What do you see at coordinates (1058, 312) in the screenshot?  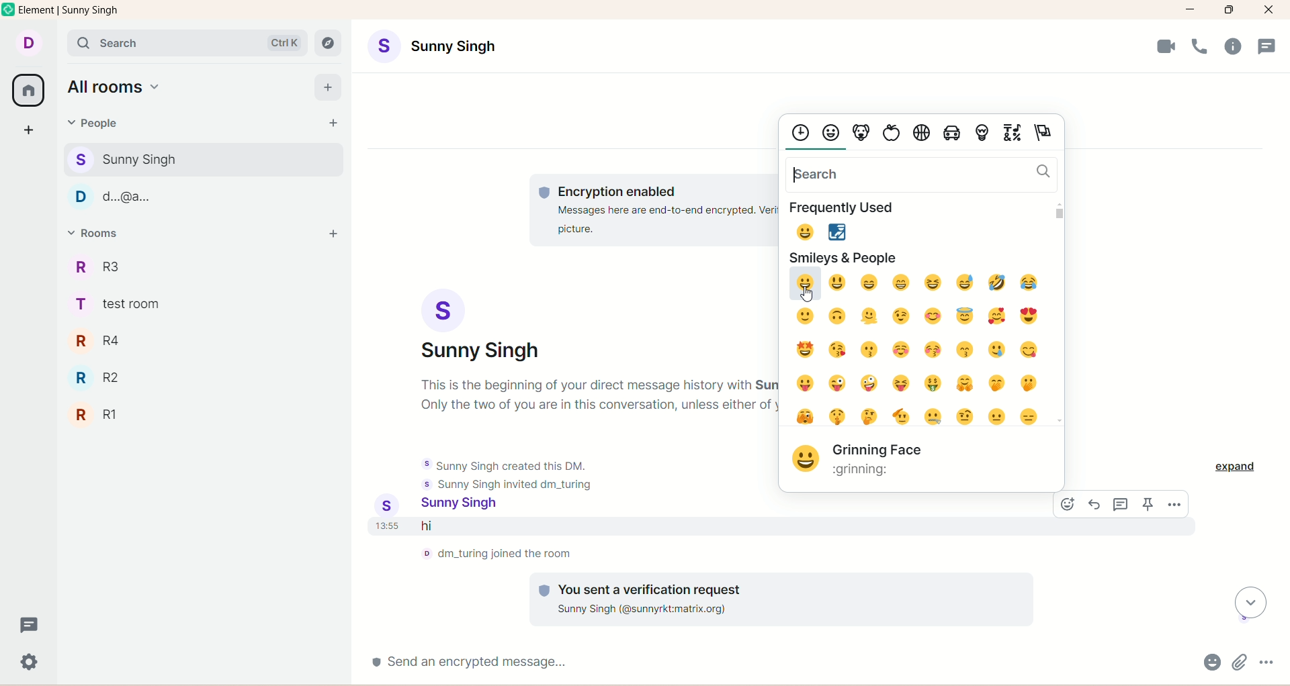 I see `vertical scroll bar` at bounding box center [1058, 312].